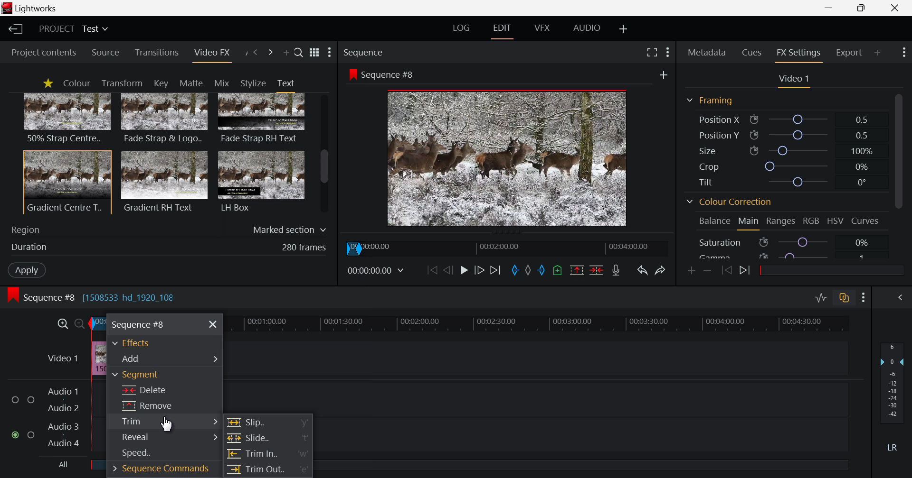  What do you see at coordinates (80, 322) in the screenshot?
I see `Timeline Zoom Out` at bounding box center [80, 322].